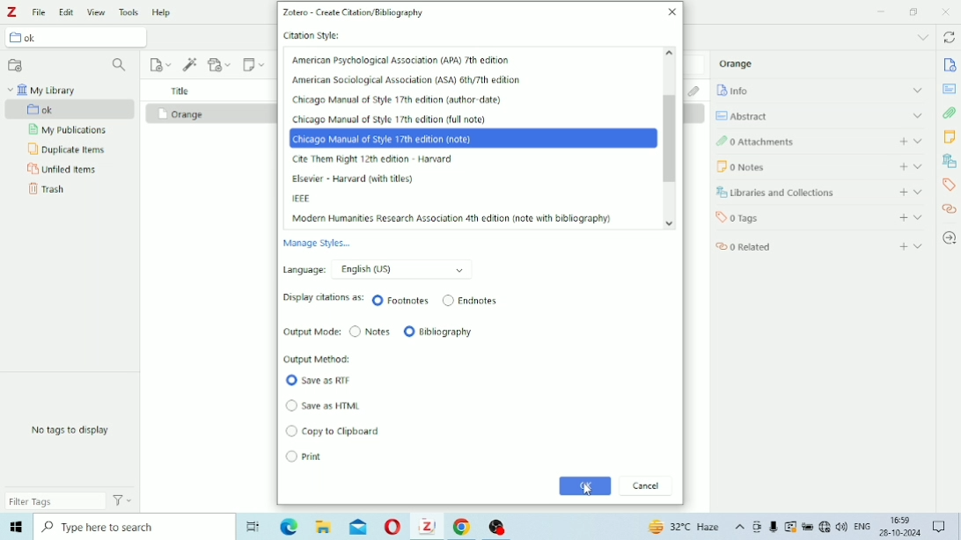  What do you see at coordinates (401, 301) in the screenshot?
I see `Footnotes` at bounding box center [401, 301].